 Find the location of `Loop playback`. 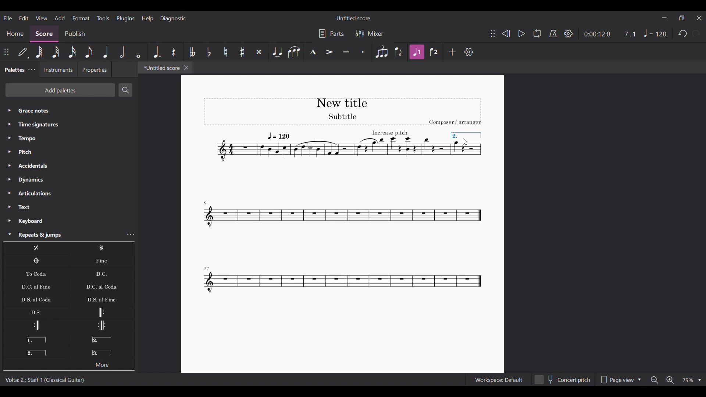

Loop playback is located at coordinates (538, 33).